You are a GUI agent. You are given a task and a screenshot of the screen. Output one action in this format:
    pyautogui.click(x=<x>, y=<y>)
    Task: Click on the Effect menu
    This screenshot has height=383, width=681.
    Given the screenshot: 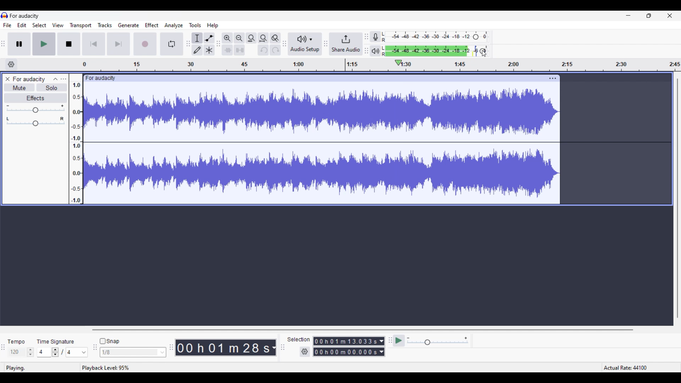 What is the action you would take?
    pyautogui.click(x=152, y=25)
    